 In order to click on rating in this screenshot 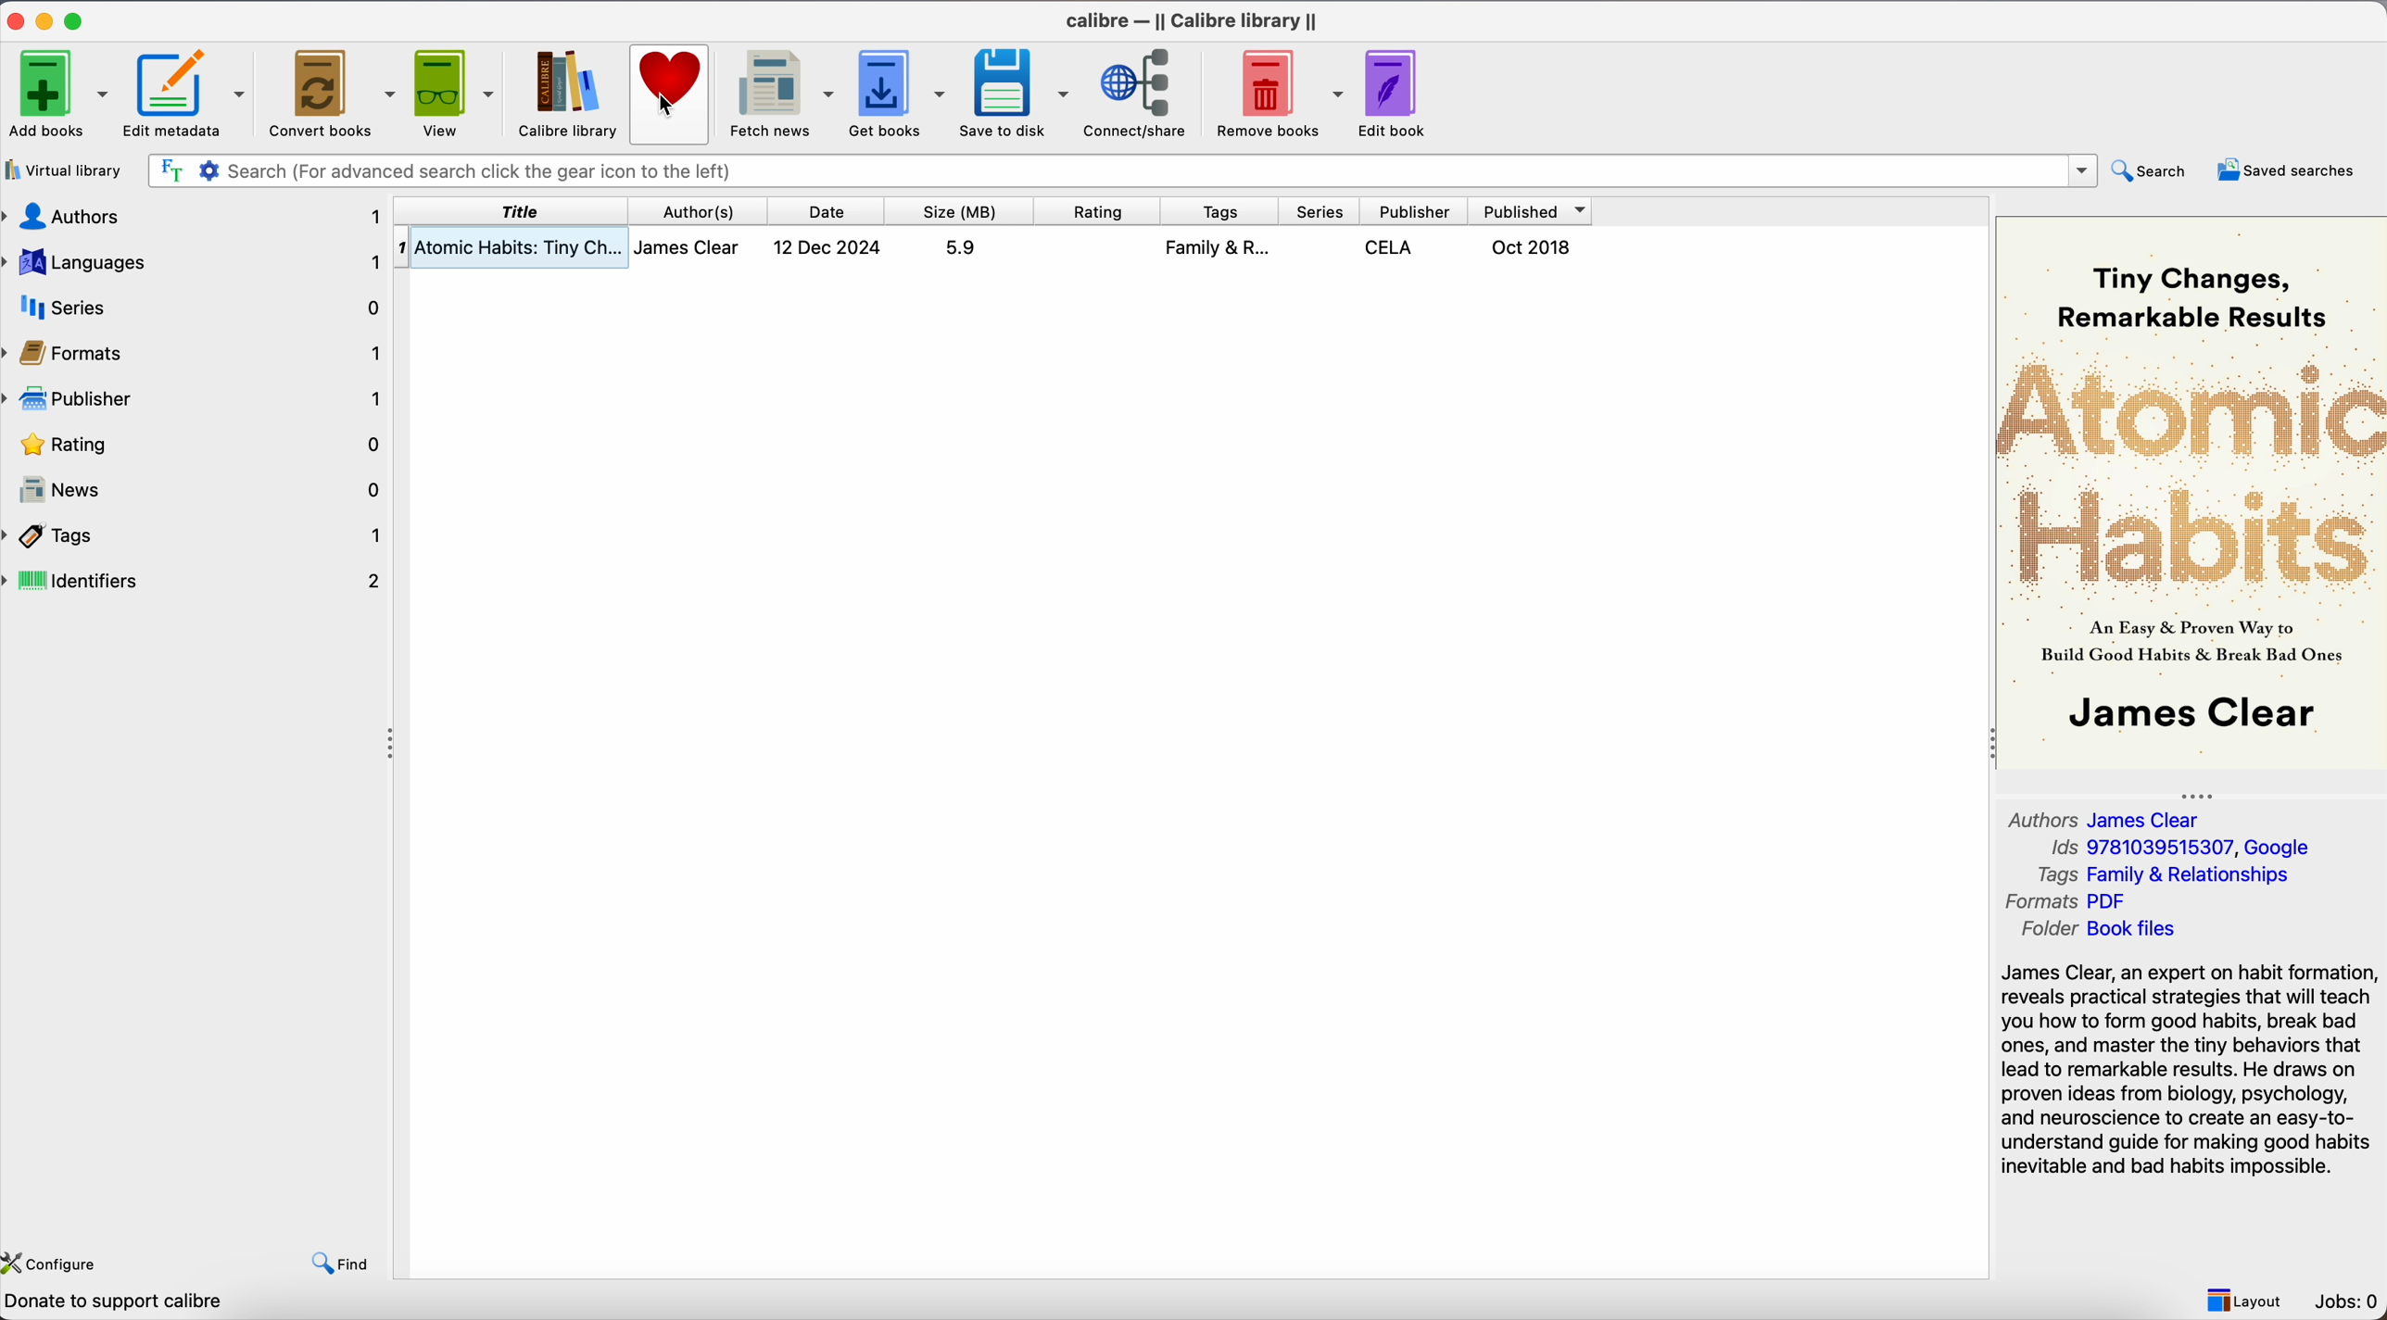, I will do `click(1095, 210)`.